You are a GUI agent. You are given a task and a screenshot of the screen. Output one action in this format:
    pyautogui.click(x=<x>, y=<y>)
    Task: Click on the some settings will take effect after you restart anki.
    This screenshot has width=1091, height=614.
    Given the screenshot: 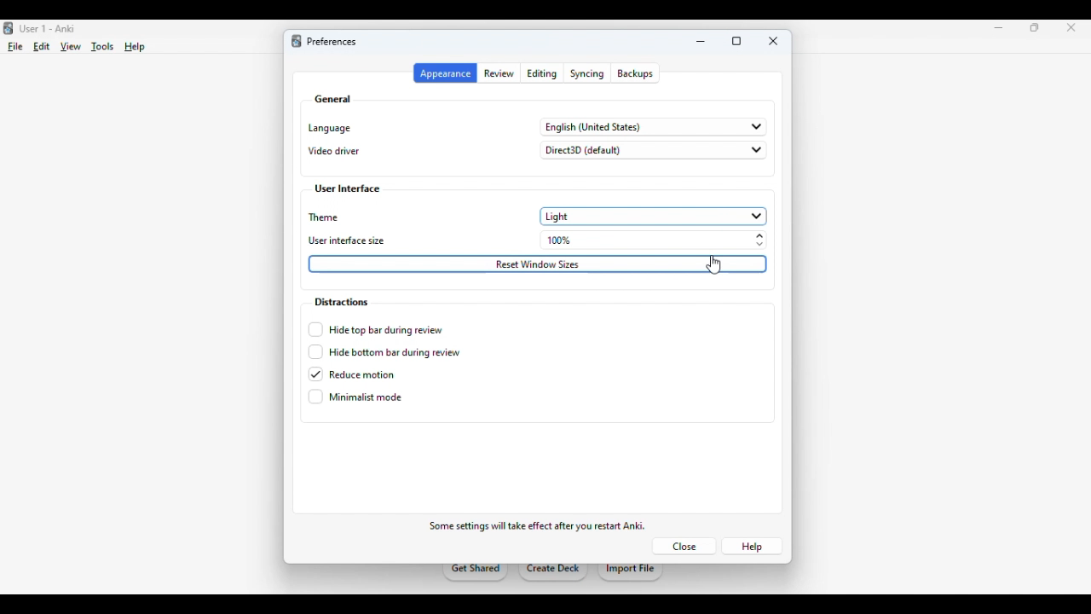 What is the action you would take?
    pyautogui.click(x=537, y=525)
    